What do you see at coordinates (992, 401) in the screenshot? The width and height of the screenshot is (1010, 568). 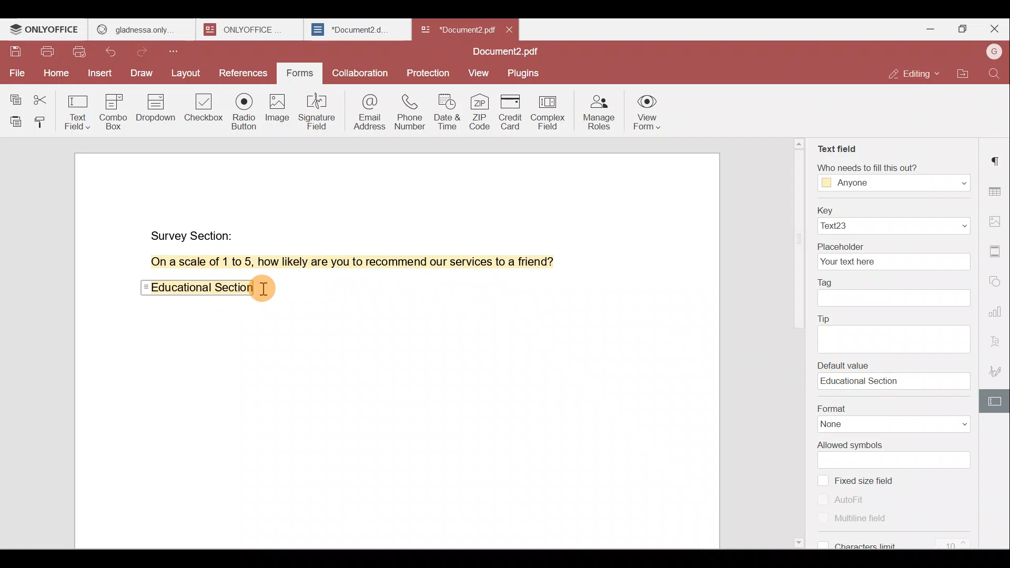 I see `Form settings` at bounding box center [992, 401].